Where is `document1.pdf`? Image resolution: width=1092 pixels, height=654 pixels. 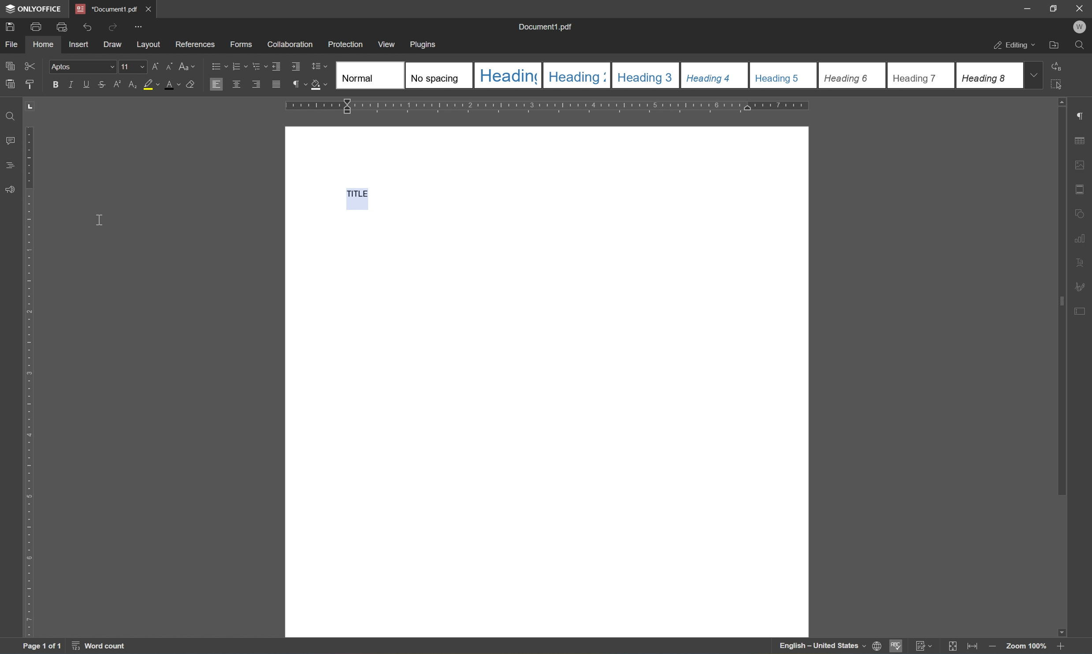
document1.pdf is located at coordinates (547, 27).